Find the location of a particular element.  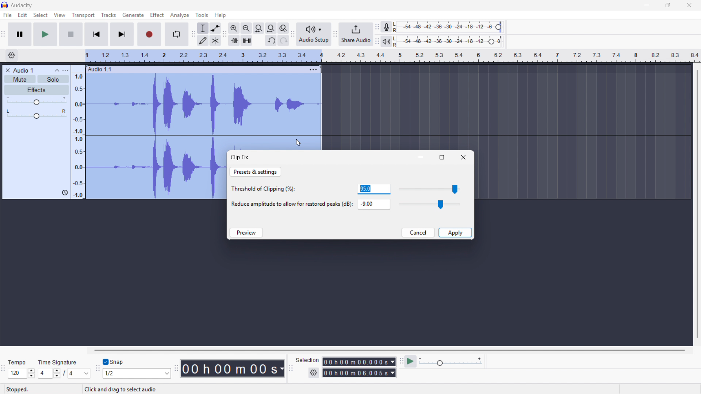

Timeline is located at coordinates (393, 56).